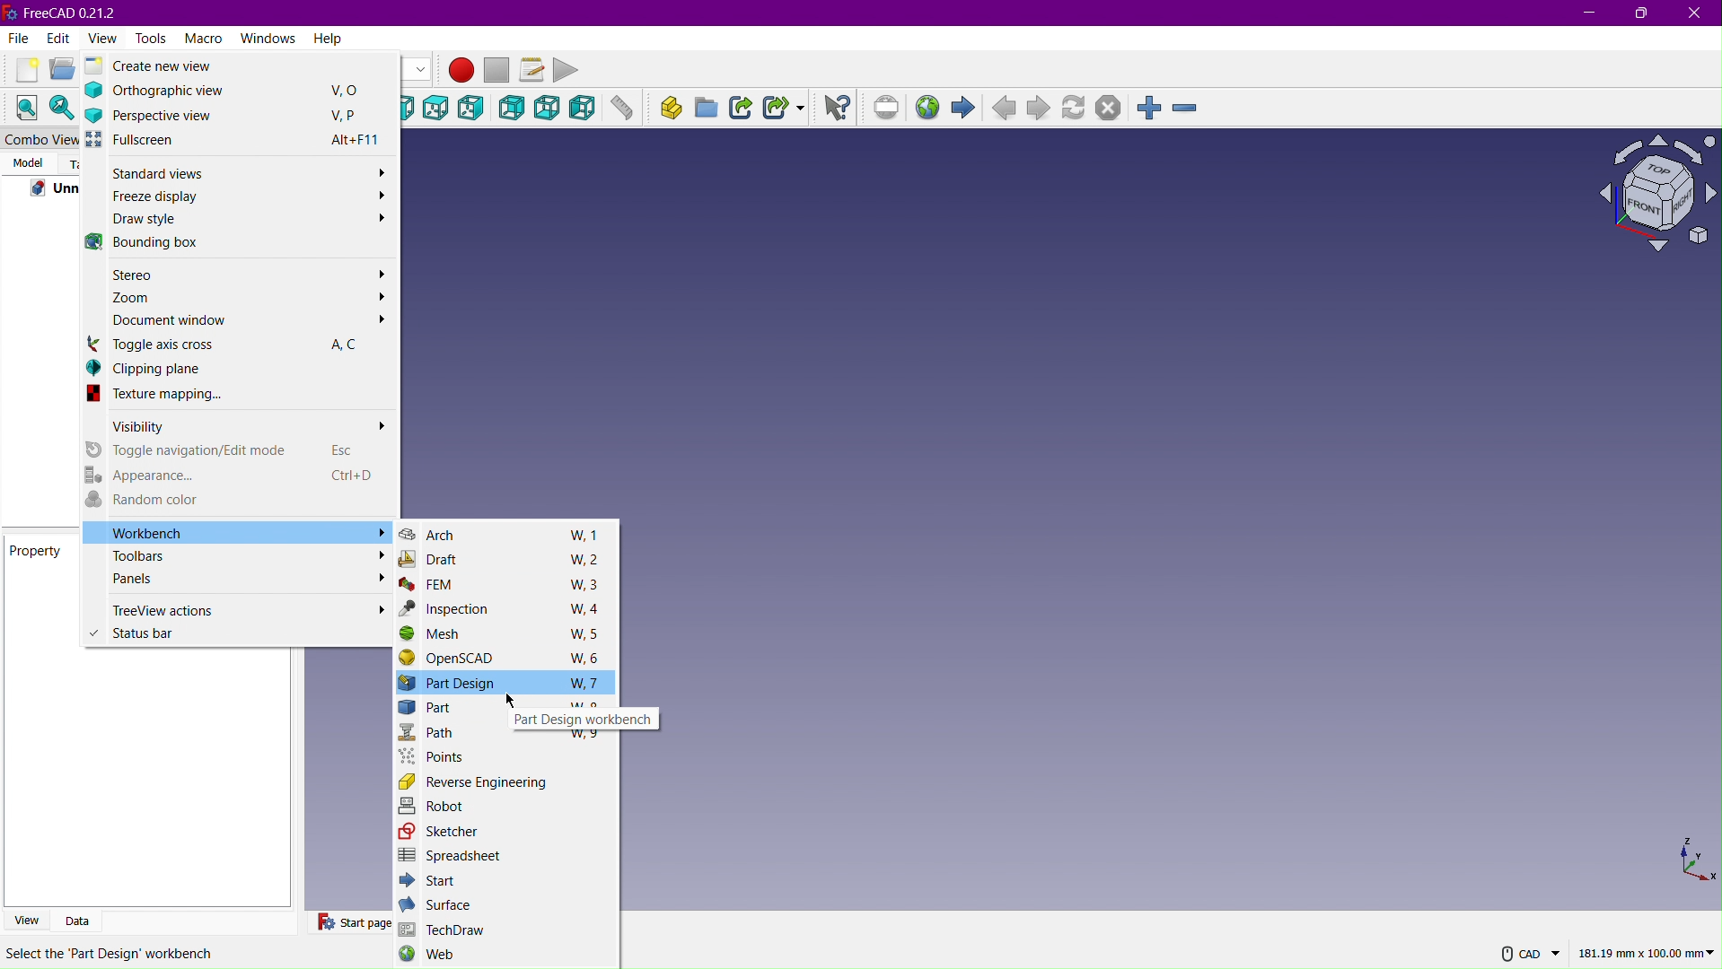 The width and height of the screenshot is (1722, 969). Describe the element at coordinates (508, 532) in the screenshot. I see `Arch W, 1` at that location.